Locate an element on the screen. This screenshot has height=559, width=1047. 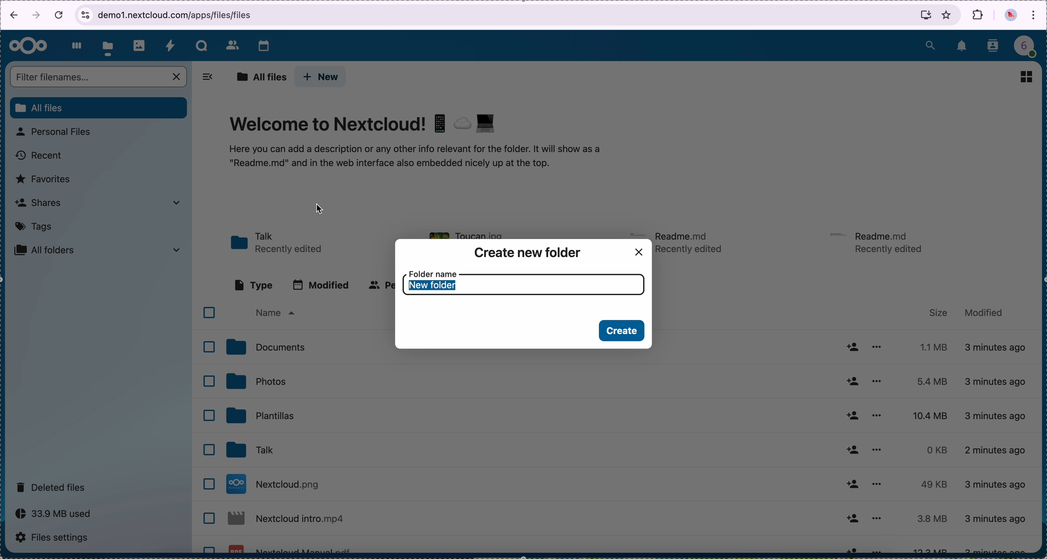
all folders is located at coordinates (98, 250).